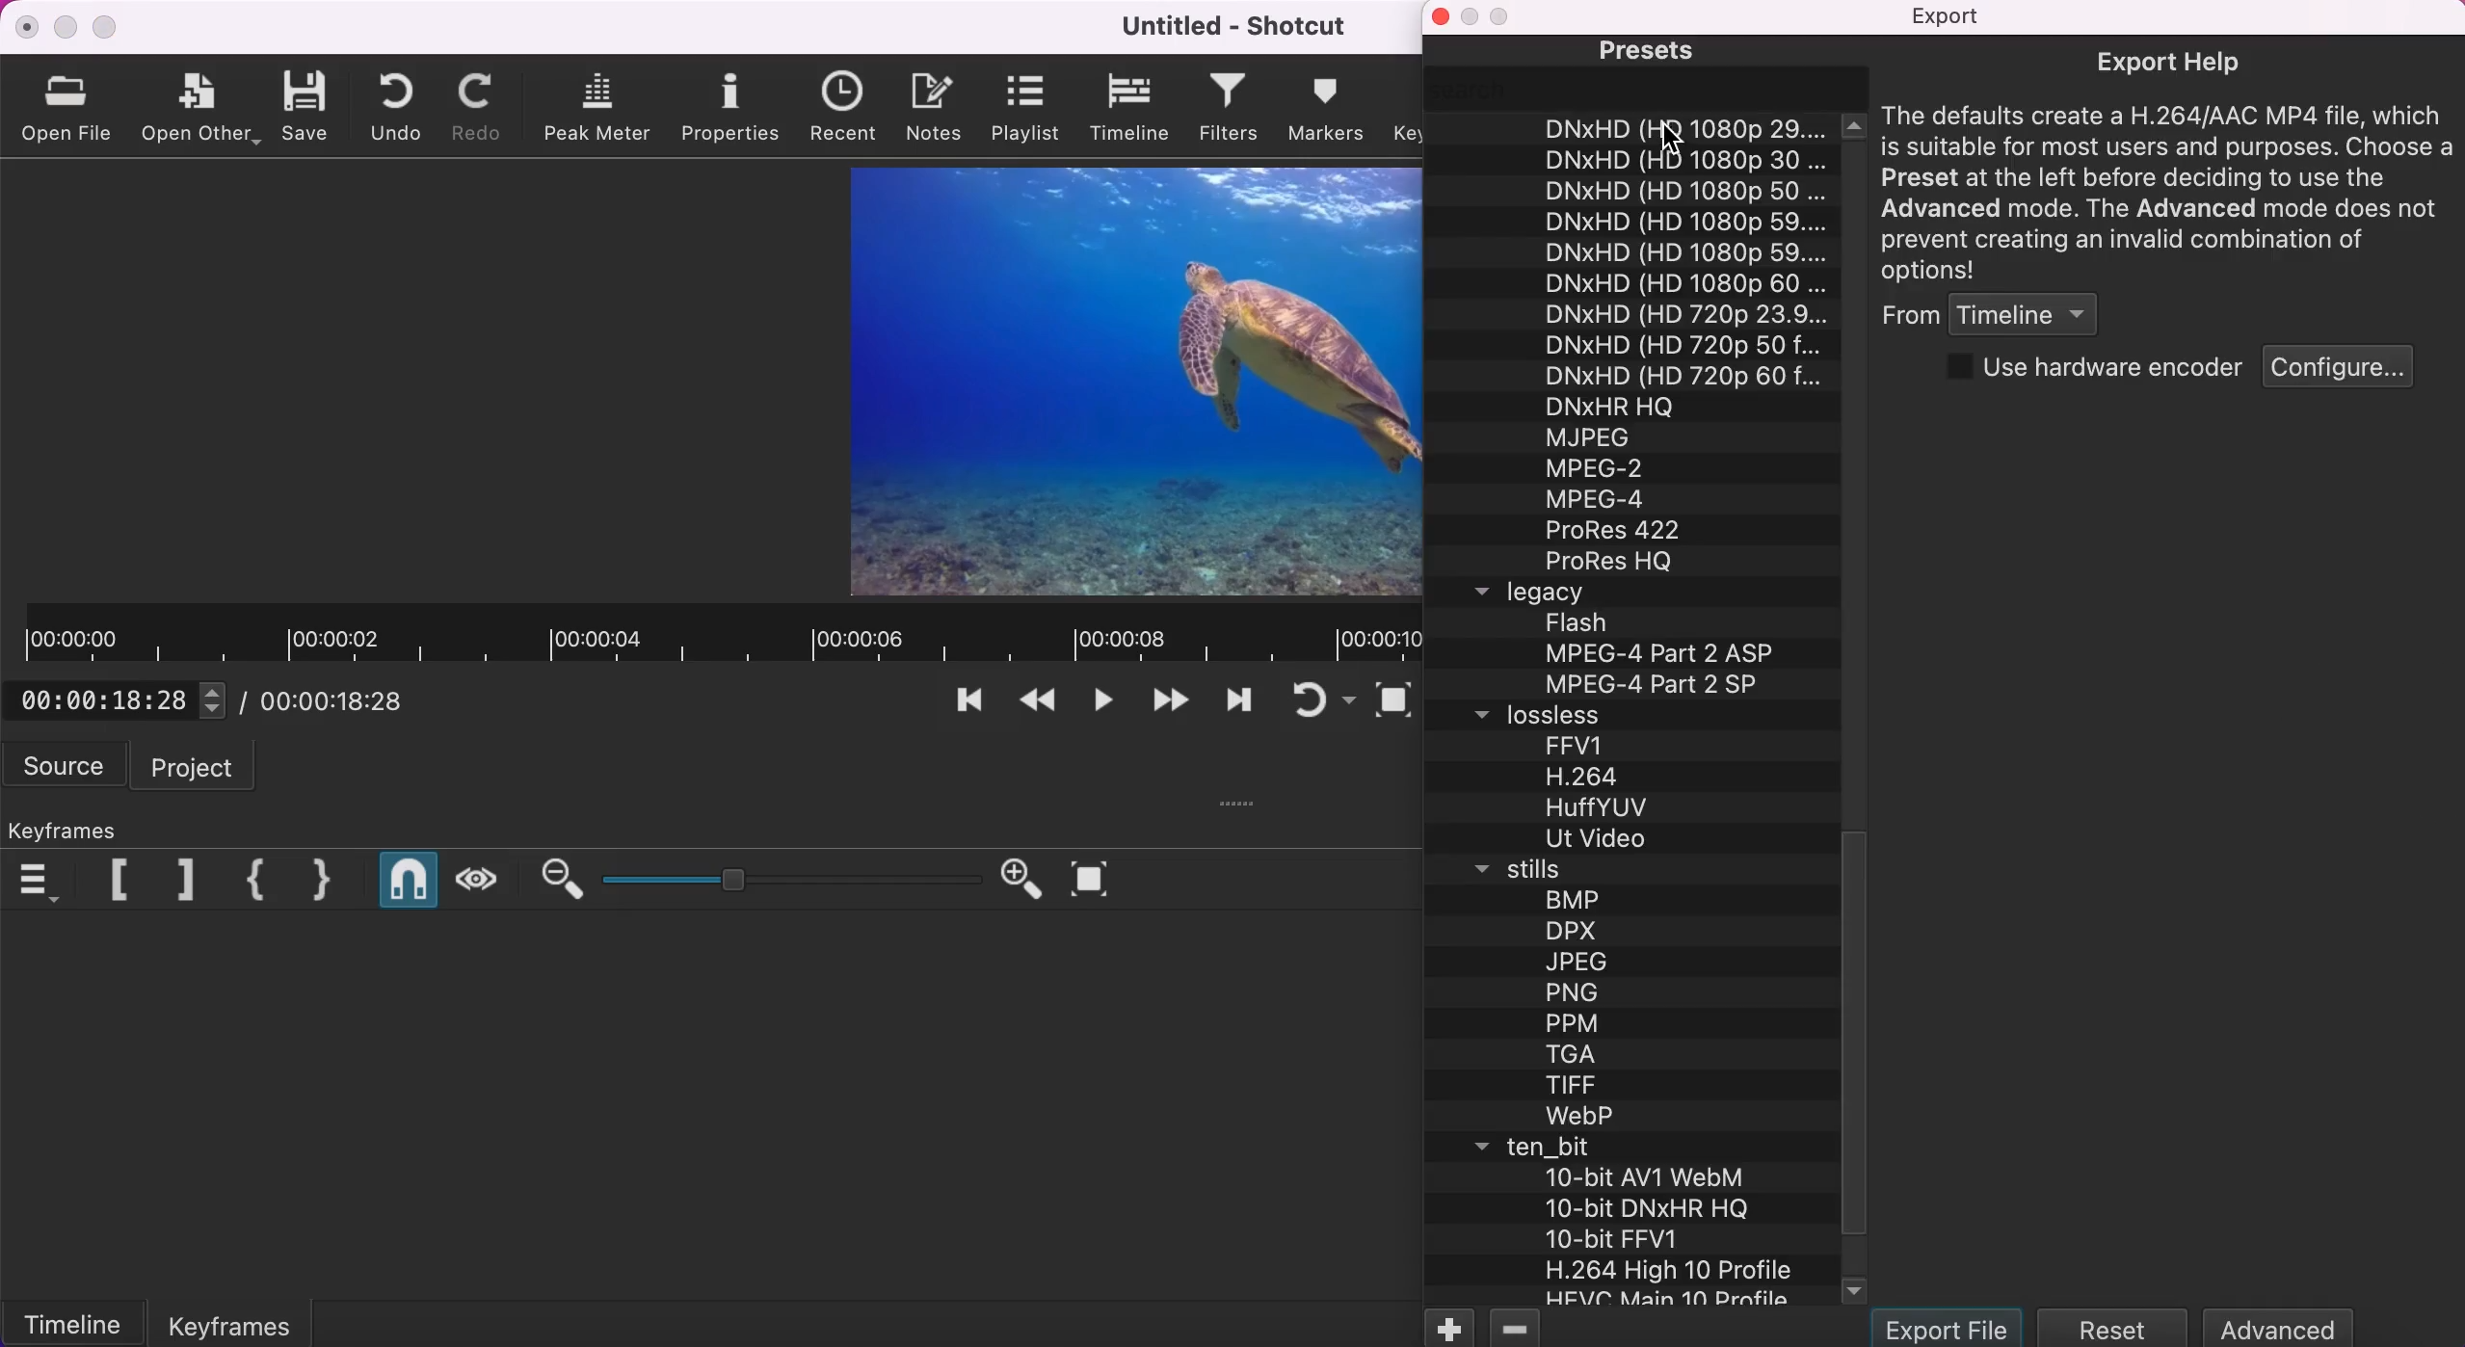  I want to click on keyframes, so click(232, 1323).